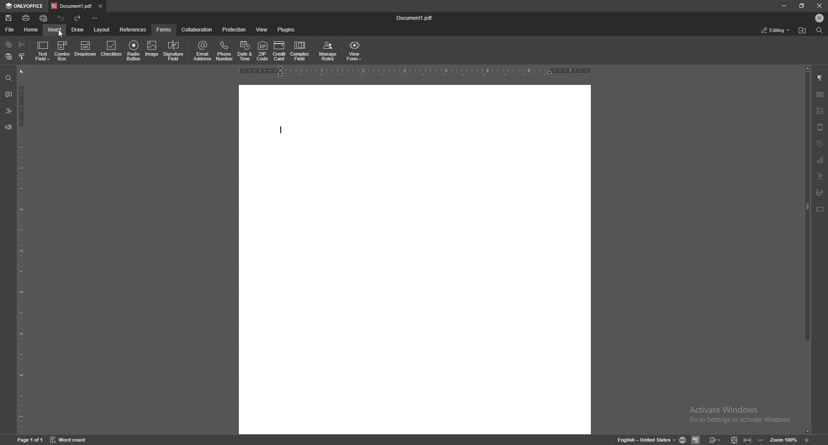  I want to click on comment, so click(9, 94).